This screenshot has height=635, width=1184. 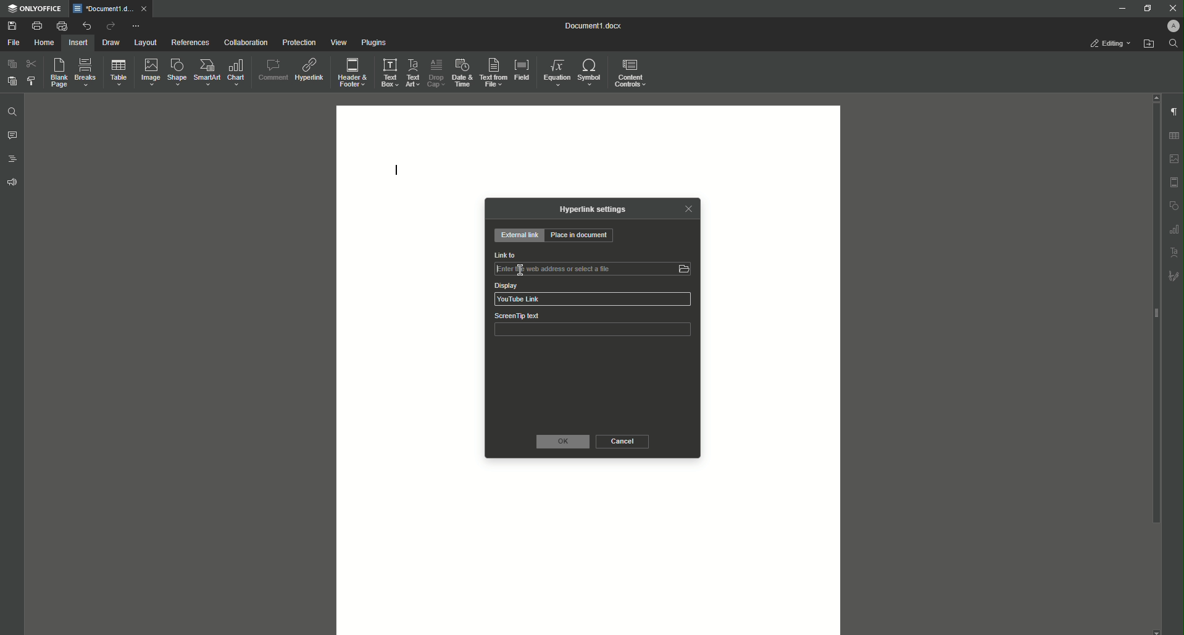 What do you see at coordinates (1155, 313) in the screenshot?
I see `scroll bar` at bounding box center [1155, 313].